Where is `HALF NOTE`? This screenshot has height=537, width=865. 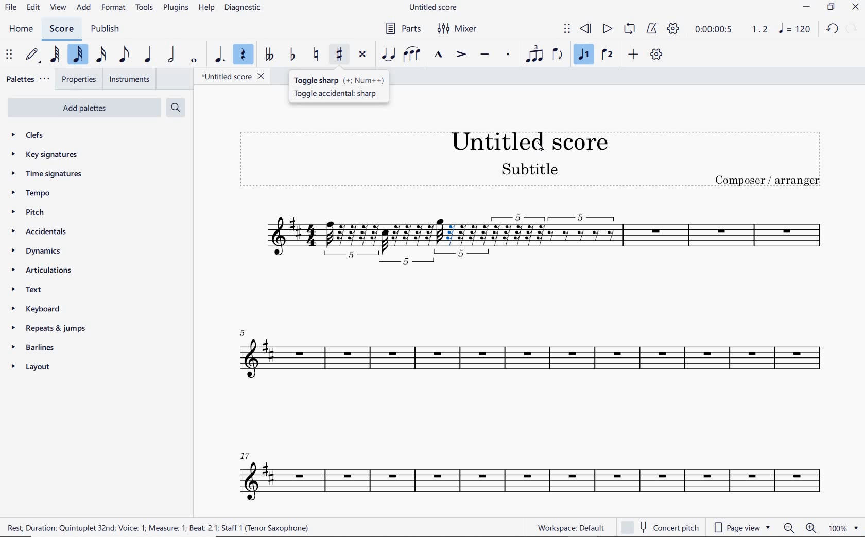
HALF NOTE is located at coordinates (171, 56).